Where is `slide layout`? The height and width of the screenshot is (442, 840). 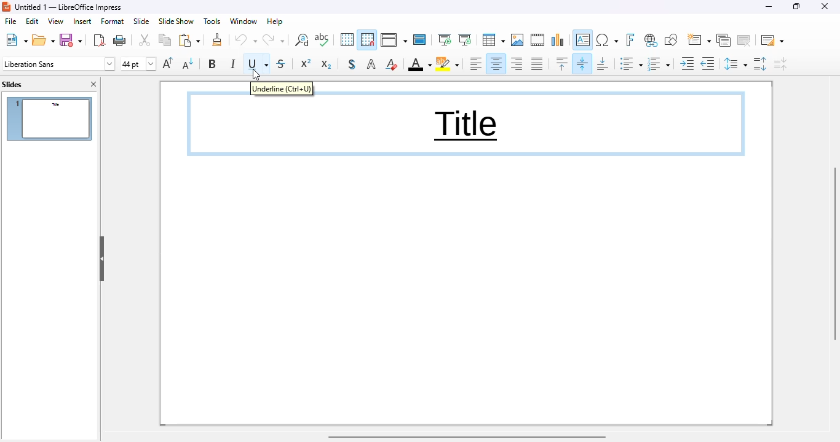
slide layout is located at coordinates (772, 40).